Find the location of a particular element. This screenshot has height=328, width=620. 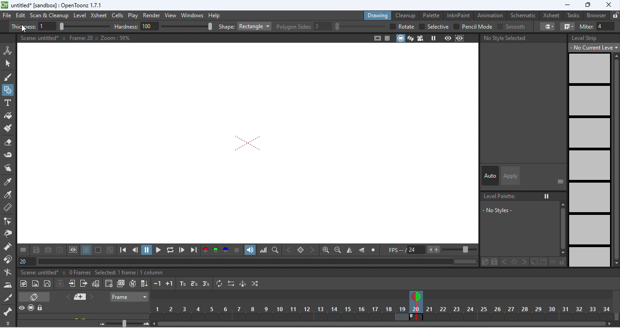

first frame is located at coordinates (123, 250).